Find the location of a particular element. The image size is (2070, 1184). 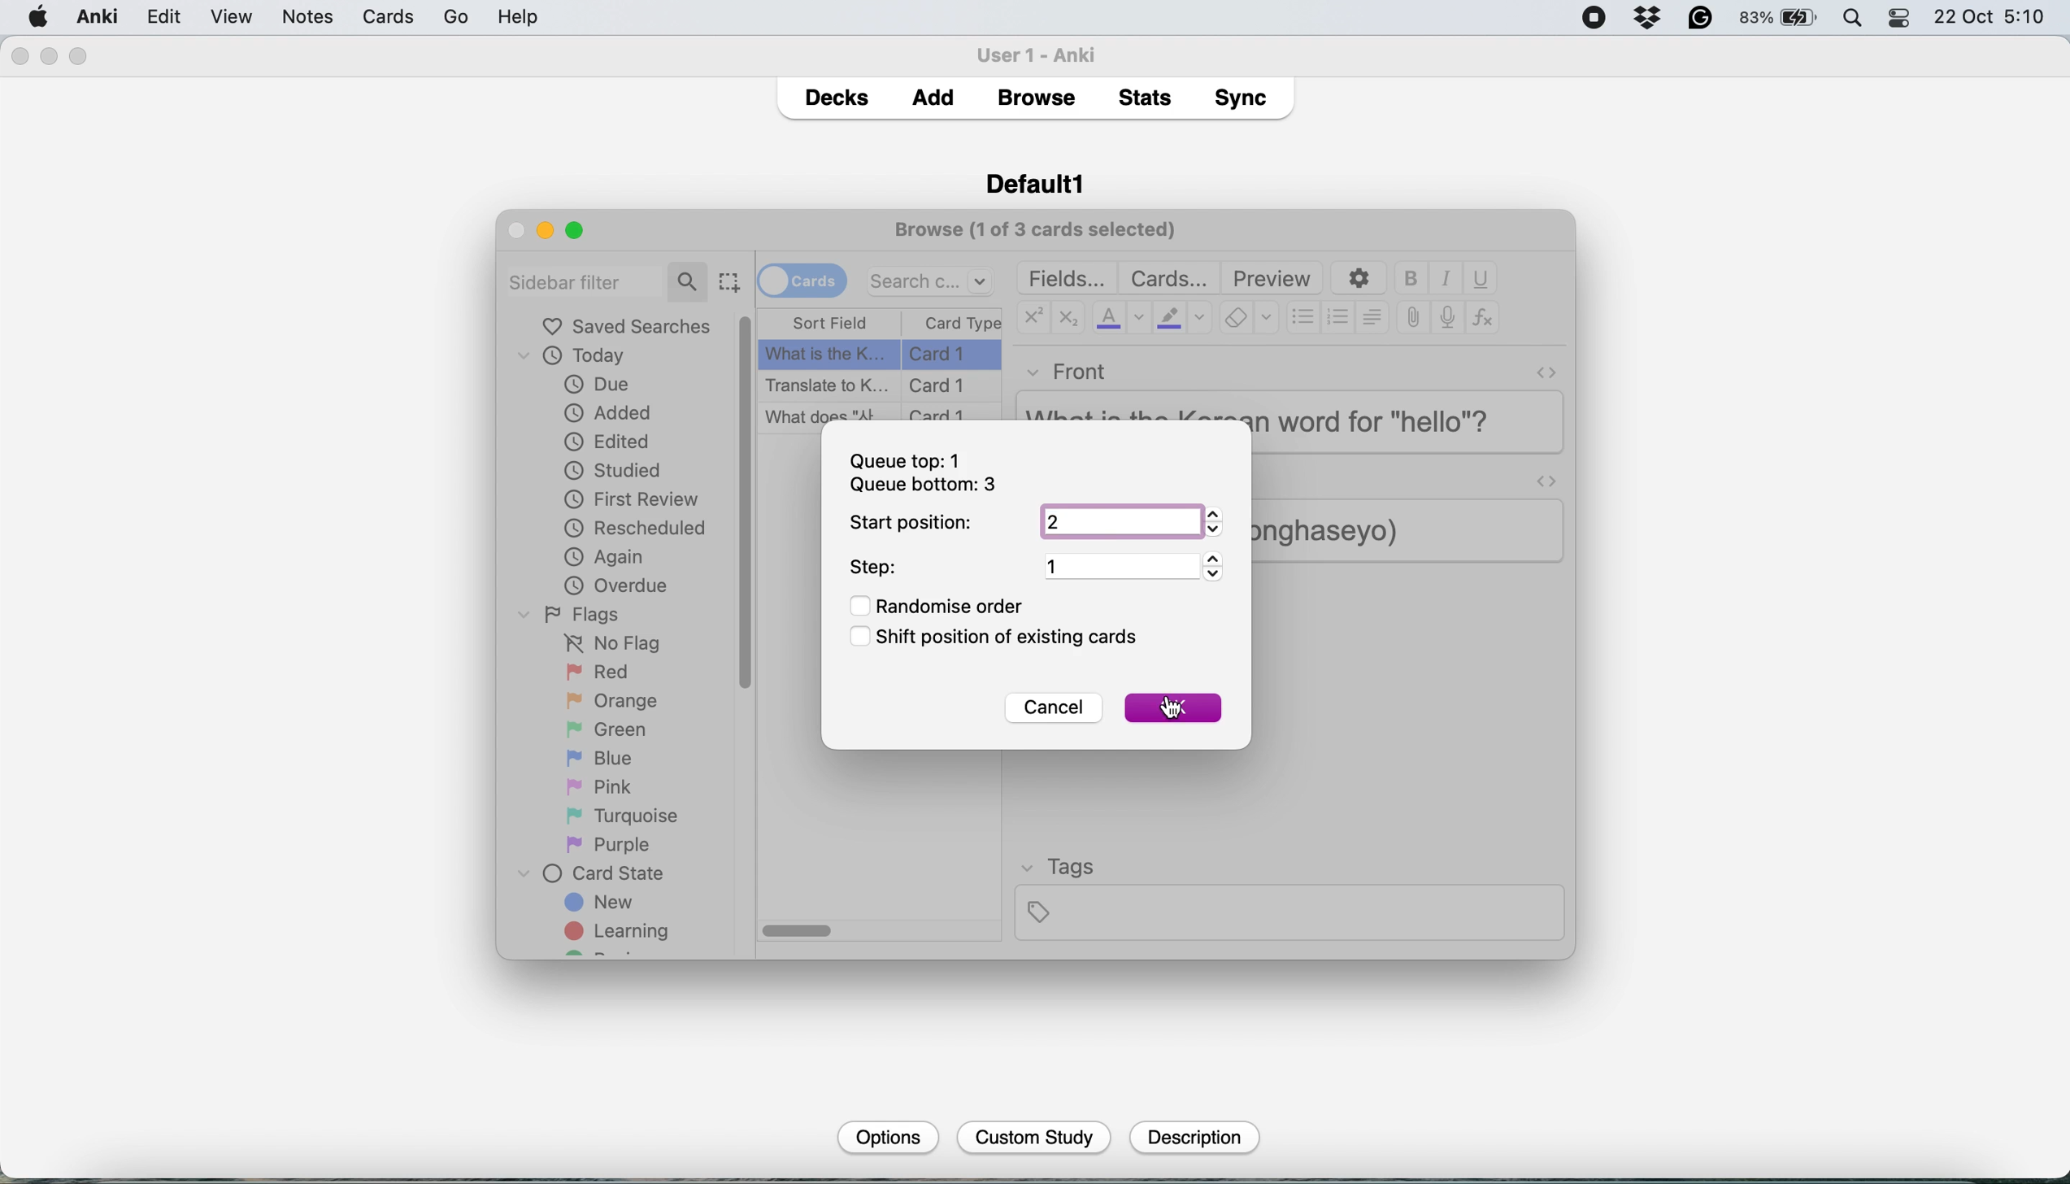

Options is located at coordinates (885, 1136).